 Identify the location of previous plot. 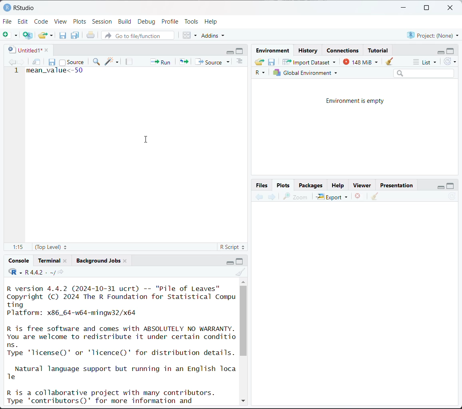
(259, 197).